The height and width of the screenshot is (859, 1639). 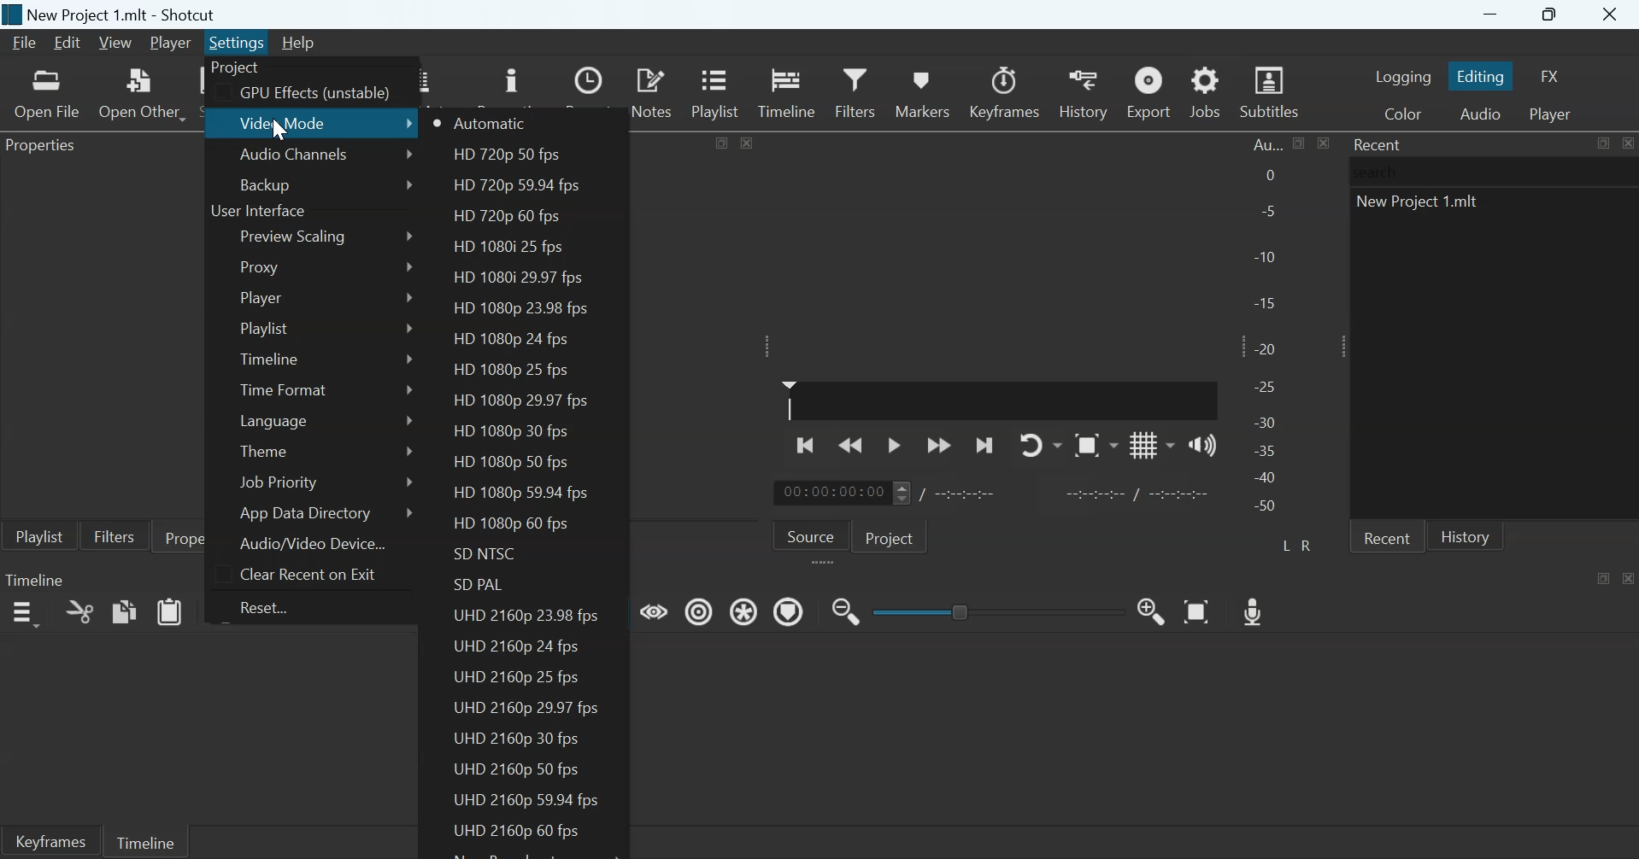 I want to click on Project, so click(x=892, y=536).